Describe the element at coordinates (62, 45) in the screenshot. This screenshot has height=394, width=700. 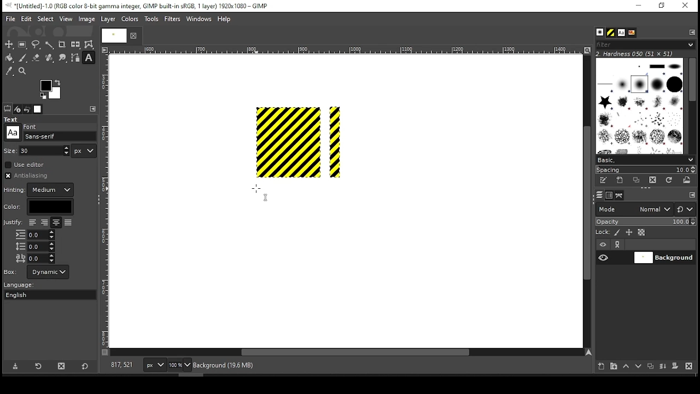
I see `crop  tool` at that location.